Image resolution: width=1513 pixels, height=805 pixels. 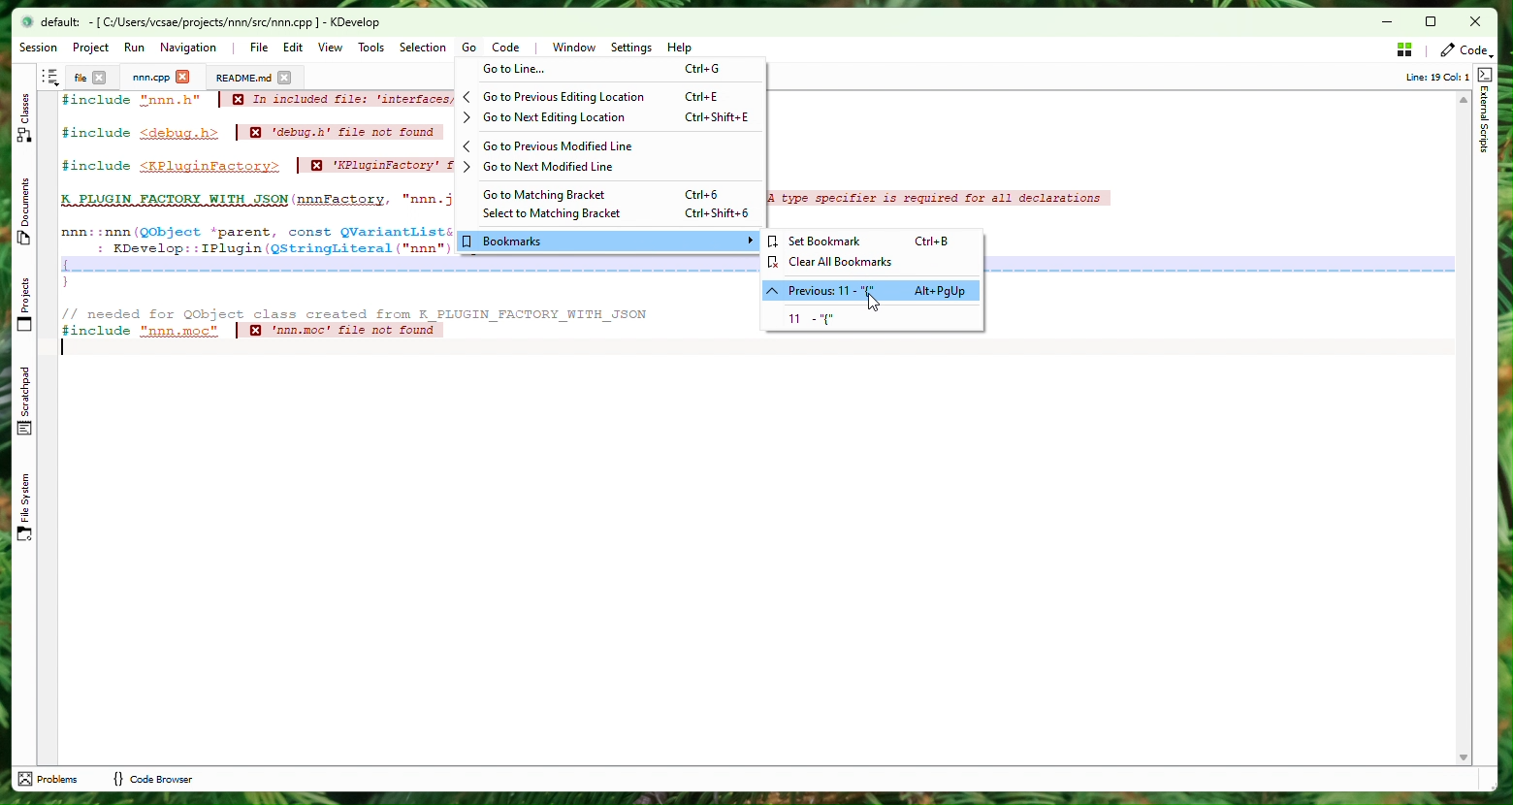 What do you see at coordinates (871, 264) in the screenshot?
I see `Clear all bookmarks` at bounding box center [871, 264].